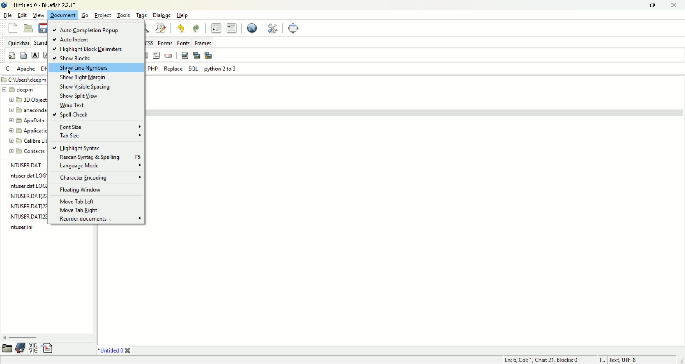  I want to click on frames, so click(203, 42).